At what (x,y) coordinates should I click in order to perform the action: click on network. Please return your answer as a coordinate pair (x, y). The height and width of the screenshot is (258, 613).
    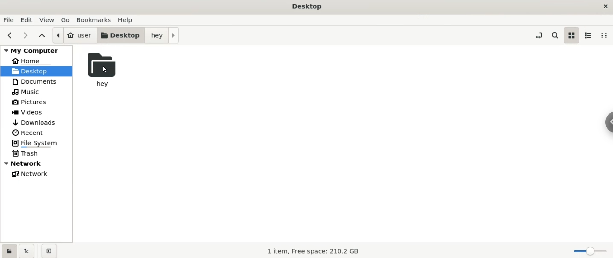
    Looking at the image, I should click on (37, 164).